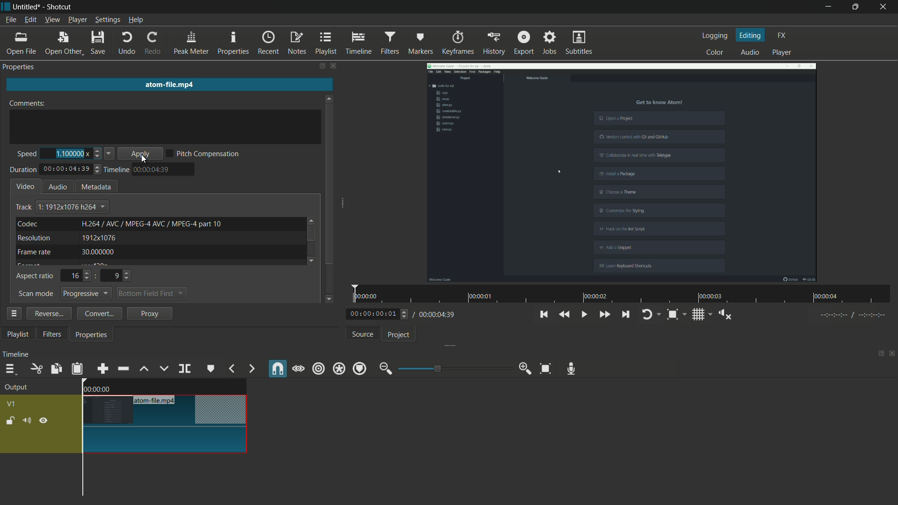 This screenshot has height=505, width=898. What do you see at coordinates (11, 20) in the screenshot?
I see `file menu` at bounding box center [11, 20].